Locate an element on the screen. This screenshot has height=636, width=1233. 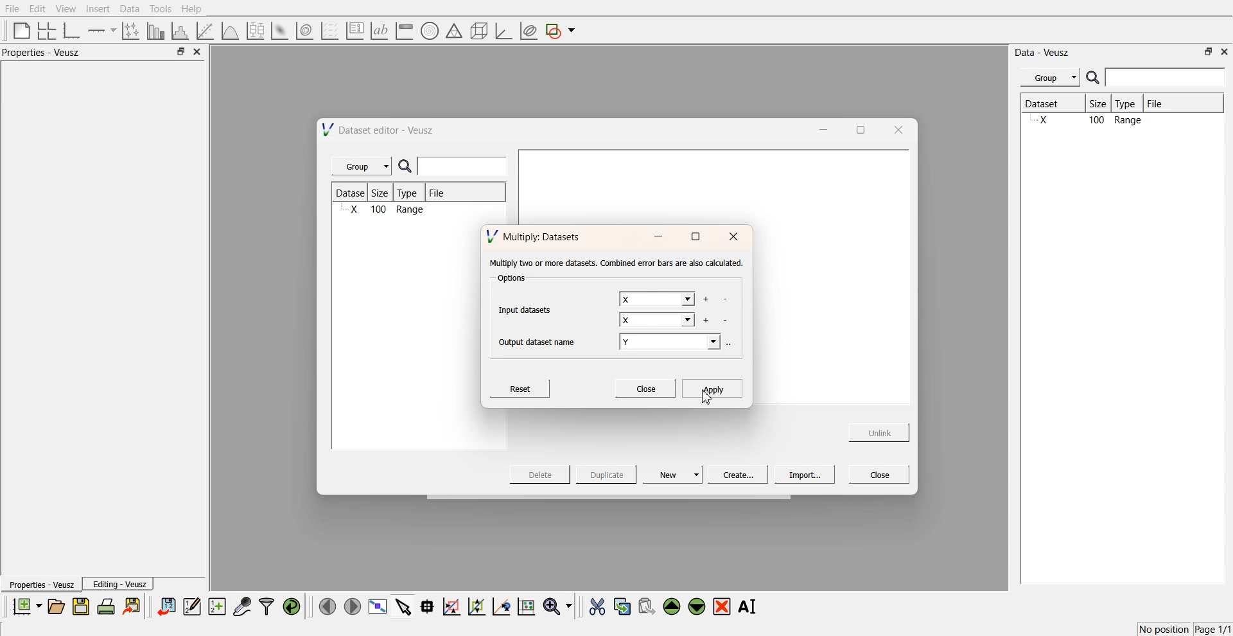
add an axis is located at coordinates (103, 30).